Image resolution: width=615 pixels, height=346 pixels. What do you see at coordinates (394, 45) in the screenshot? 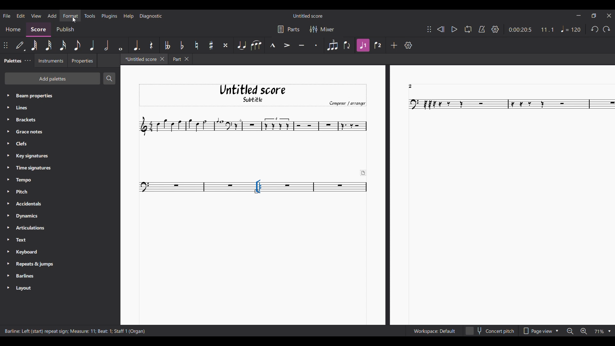
I see `Add` at bounding box center [394, 45].